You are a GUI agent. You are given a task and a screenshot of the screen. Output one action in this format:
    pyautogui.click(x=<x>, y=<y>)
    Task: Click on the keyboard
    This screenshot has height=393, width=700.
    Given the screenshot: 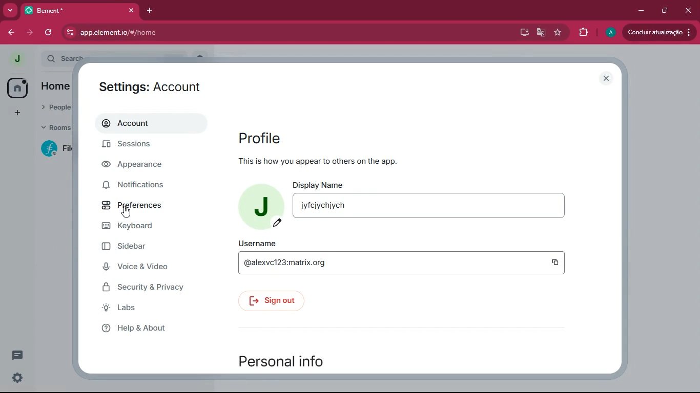 What is the action you would take?
    pyautogui.click(x=148, y=227)
    